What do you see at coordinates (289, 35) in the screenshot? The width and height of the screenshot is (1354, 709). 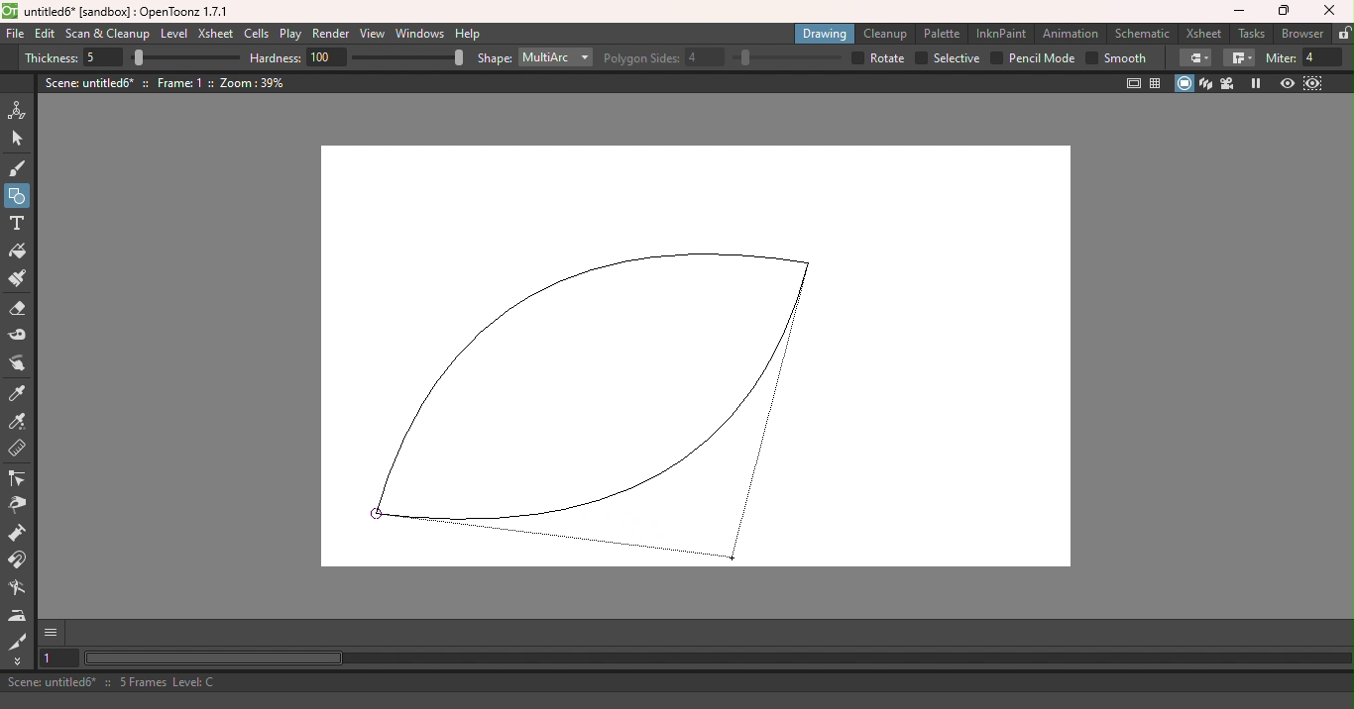 I see `Play` at bounding box center [289, 35].